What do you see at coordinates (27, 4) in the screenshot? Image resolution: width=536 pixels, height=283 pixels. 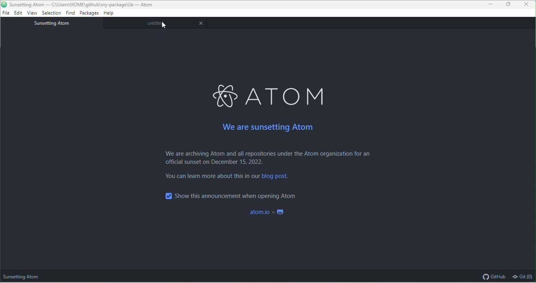 I see `Project Title` at bounding box center [27, 4].